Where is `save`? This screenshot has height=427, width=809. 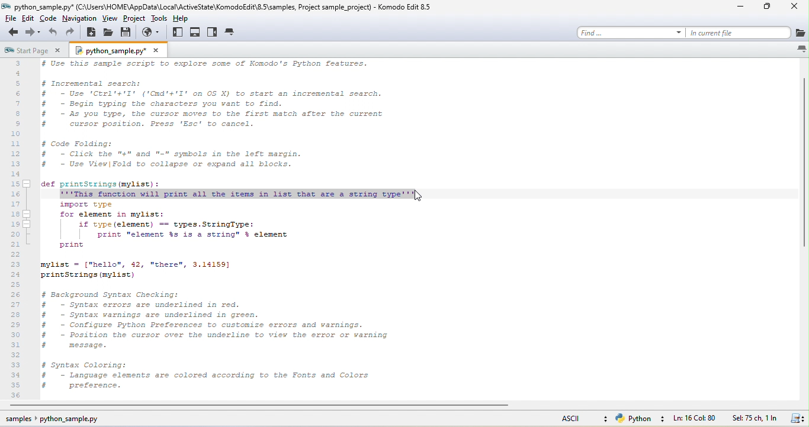
save is located at coordinates (129, 33).